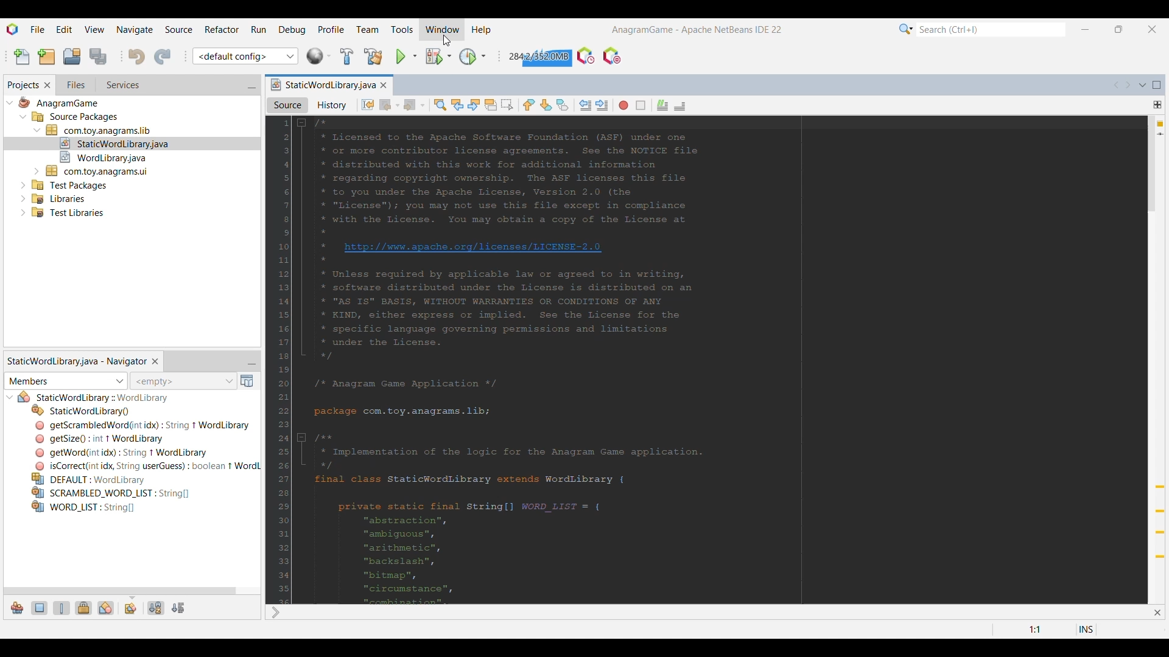 This screenshot has width=1169, height=657. Describe the element at coordinates (415, 56) in the screenshot. I see `Run project options` at that location.